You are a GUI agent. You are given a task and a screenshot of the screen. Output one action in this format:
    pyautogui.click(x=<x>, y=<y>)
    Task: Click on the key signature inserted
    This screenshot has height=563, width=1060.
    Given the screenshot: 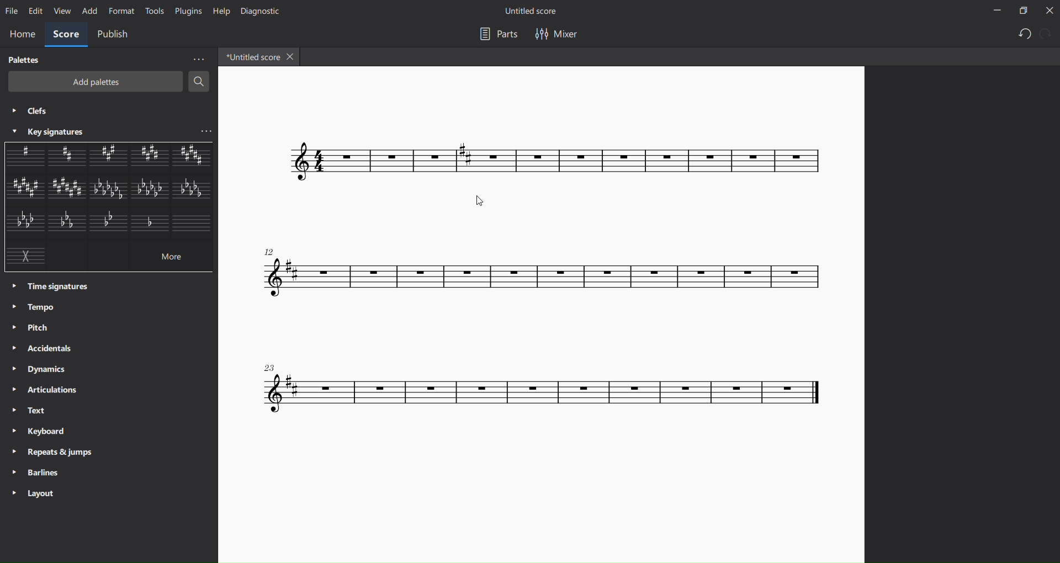 What is the action you would take?
    pyautogui.click(x=468, y=161)
    